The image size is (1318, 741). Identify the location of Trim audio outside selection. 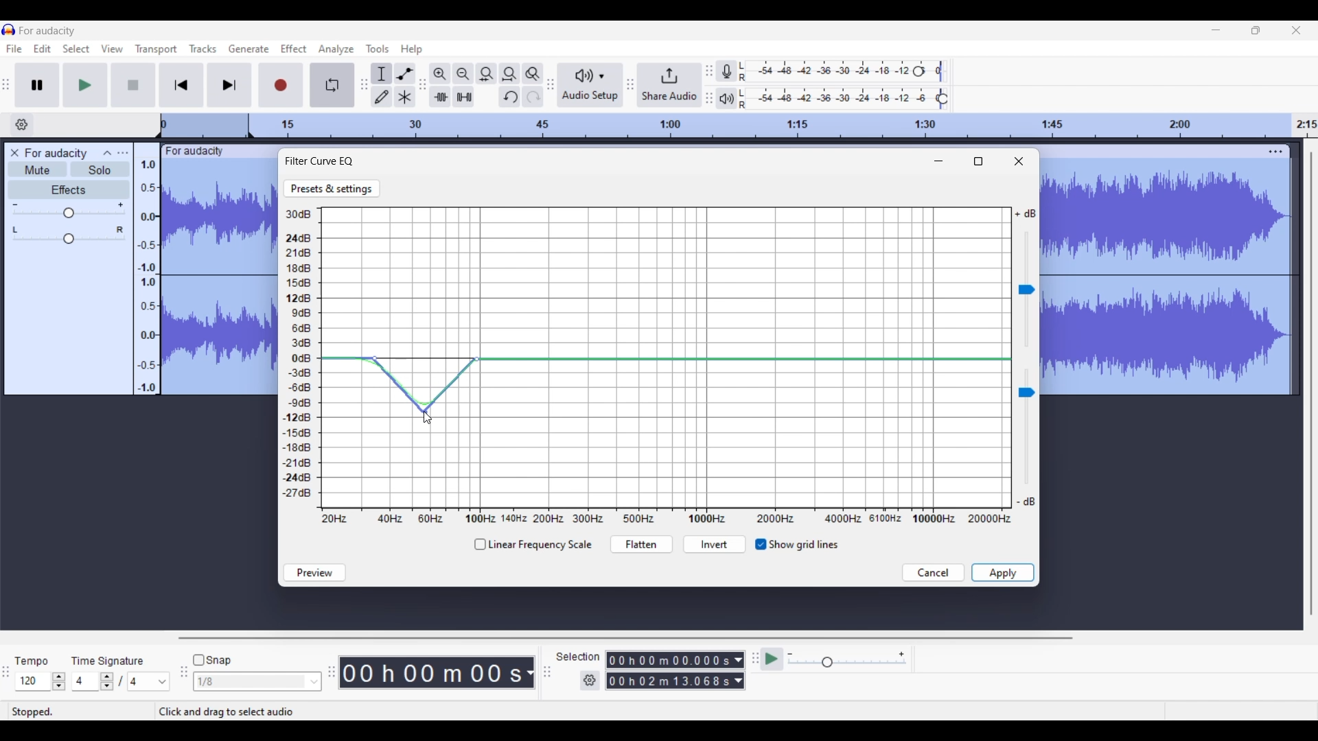
(440, 96).